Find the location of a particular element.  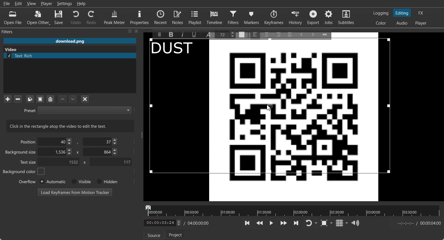

Left is located at coordinates (255, 34).